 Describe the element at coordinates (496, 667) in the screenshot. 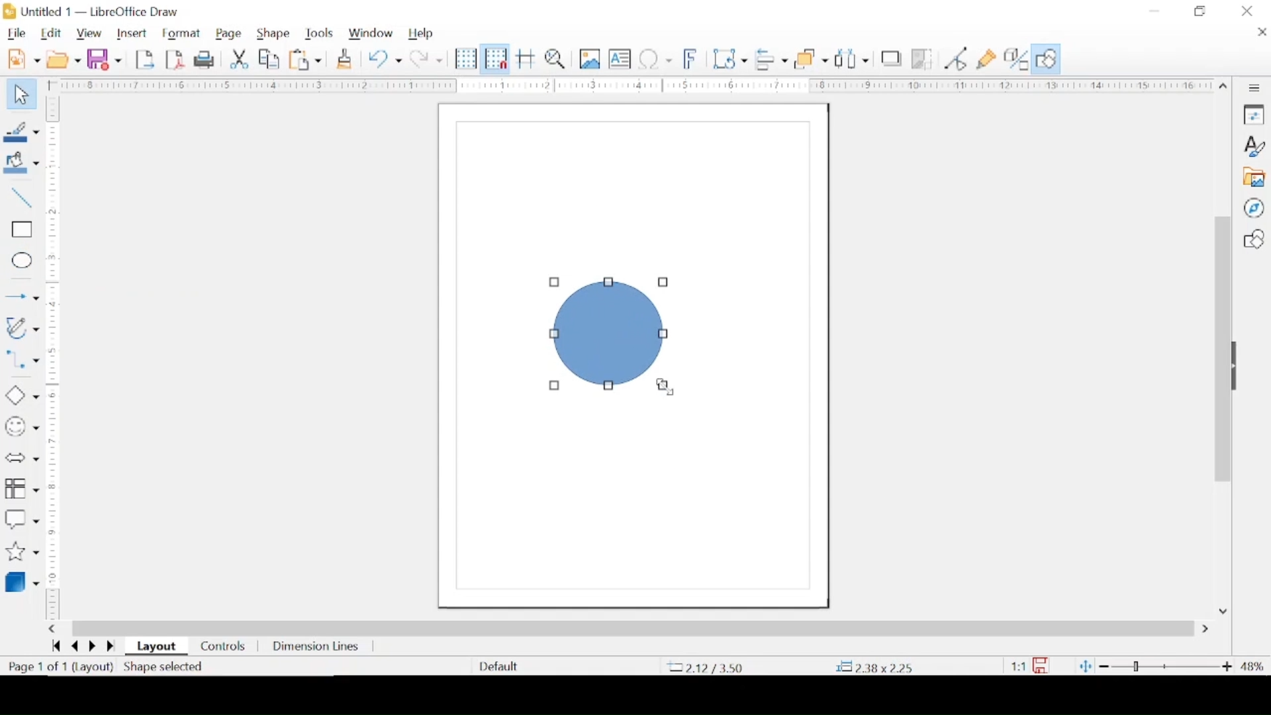

I see `deafult` at that location.